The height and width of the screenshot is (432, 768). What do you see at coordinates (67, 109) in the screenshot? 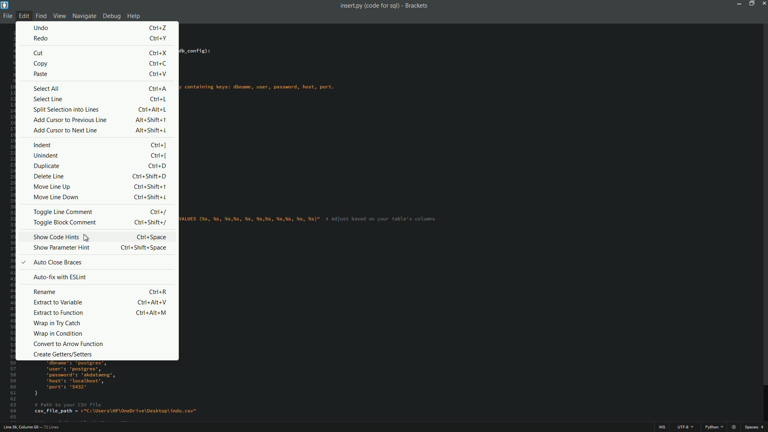
I see `split selection into lines` at bounding box center [67, 109].